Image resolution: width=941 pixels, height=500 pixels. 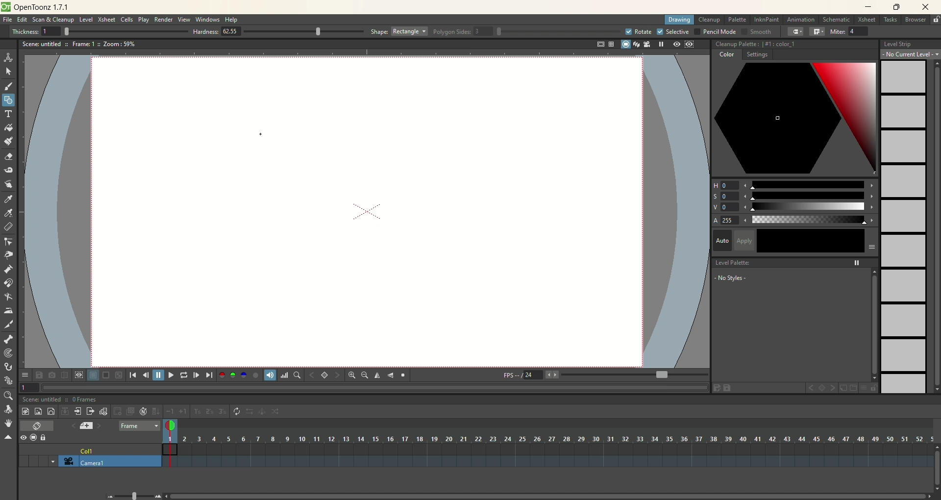 What do you see at coordinates (40, 375) in the screenshot?
I see `save image` at bounding box center [40, 375].